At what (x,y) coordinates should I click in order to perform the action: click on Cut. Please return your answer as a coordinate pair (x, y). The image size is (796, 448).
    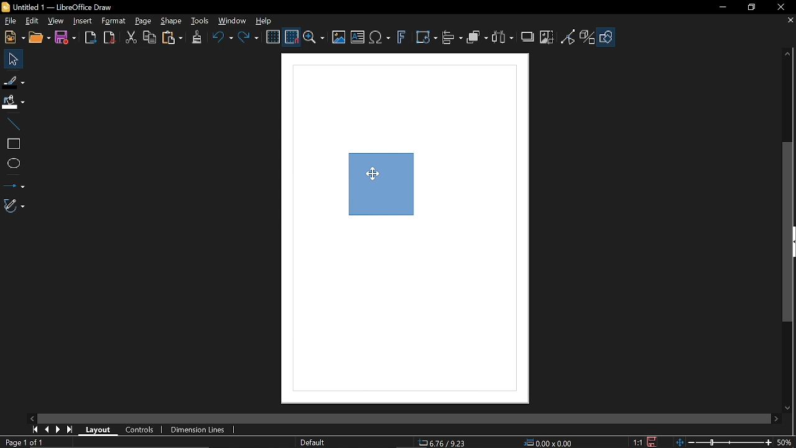
    Looking at the image, I should click on (129, 38).